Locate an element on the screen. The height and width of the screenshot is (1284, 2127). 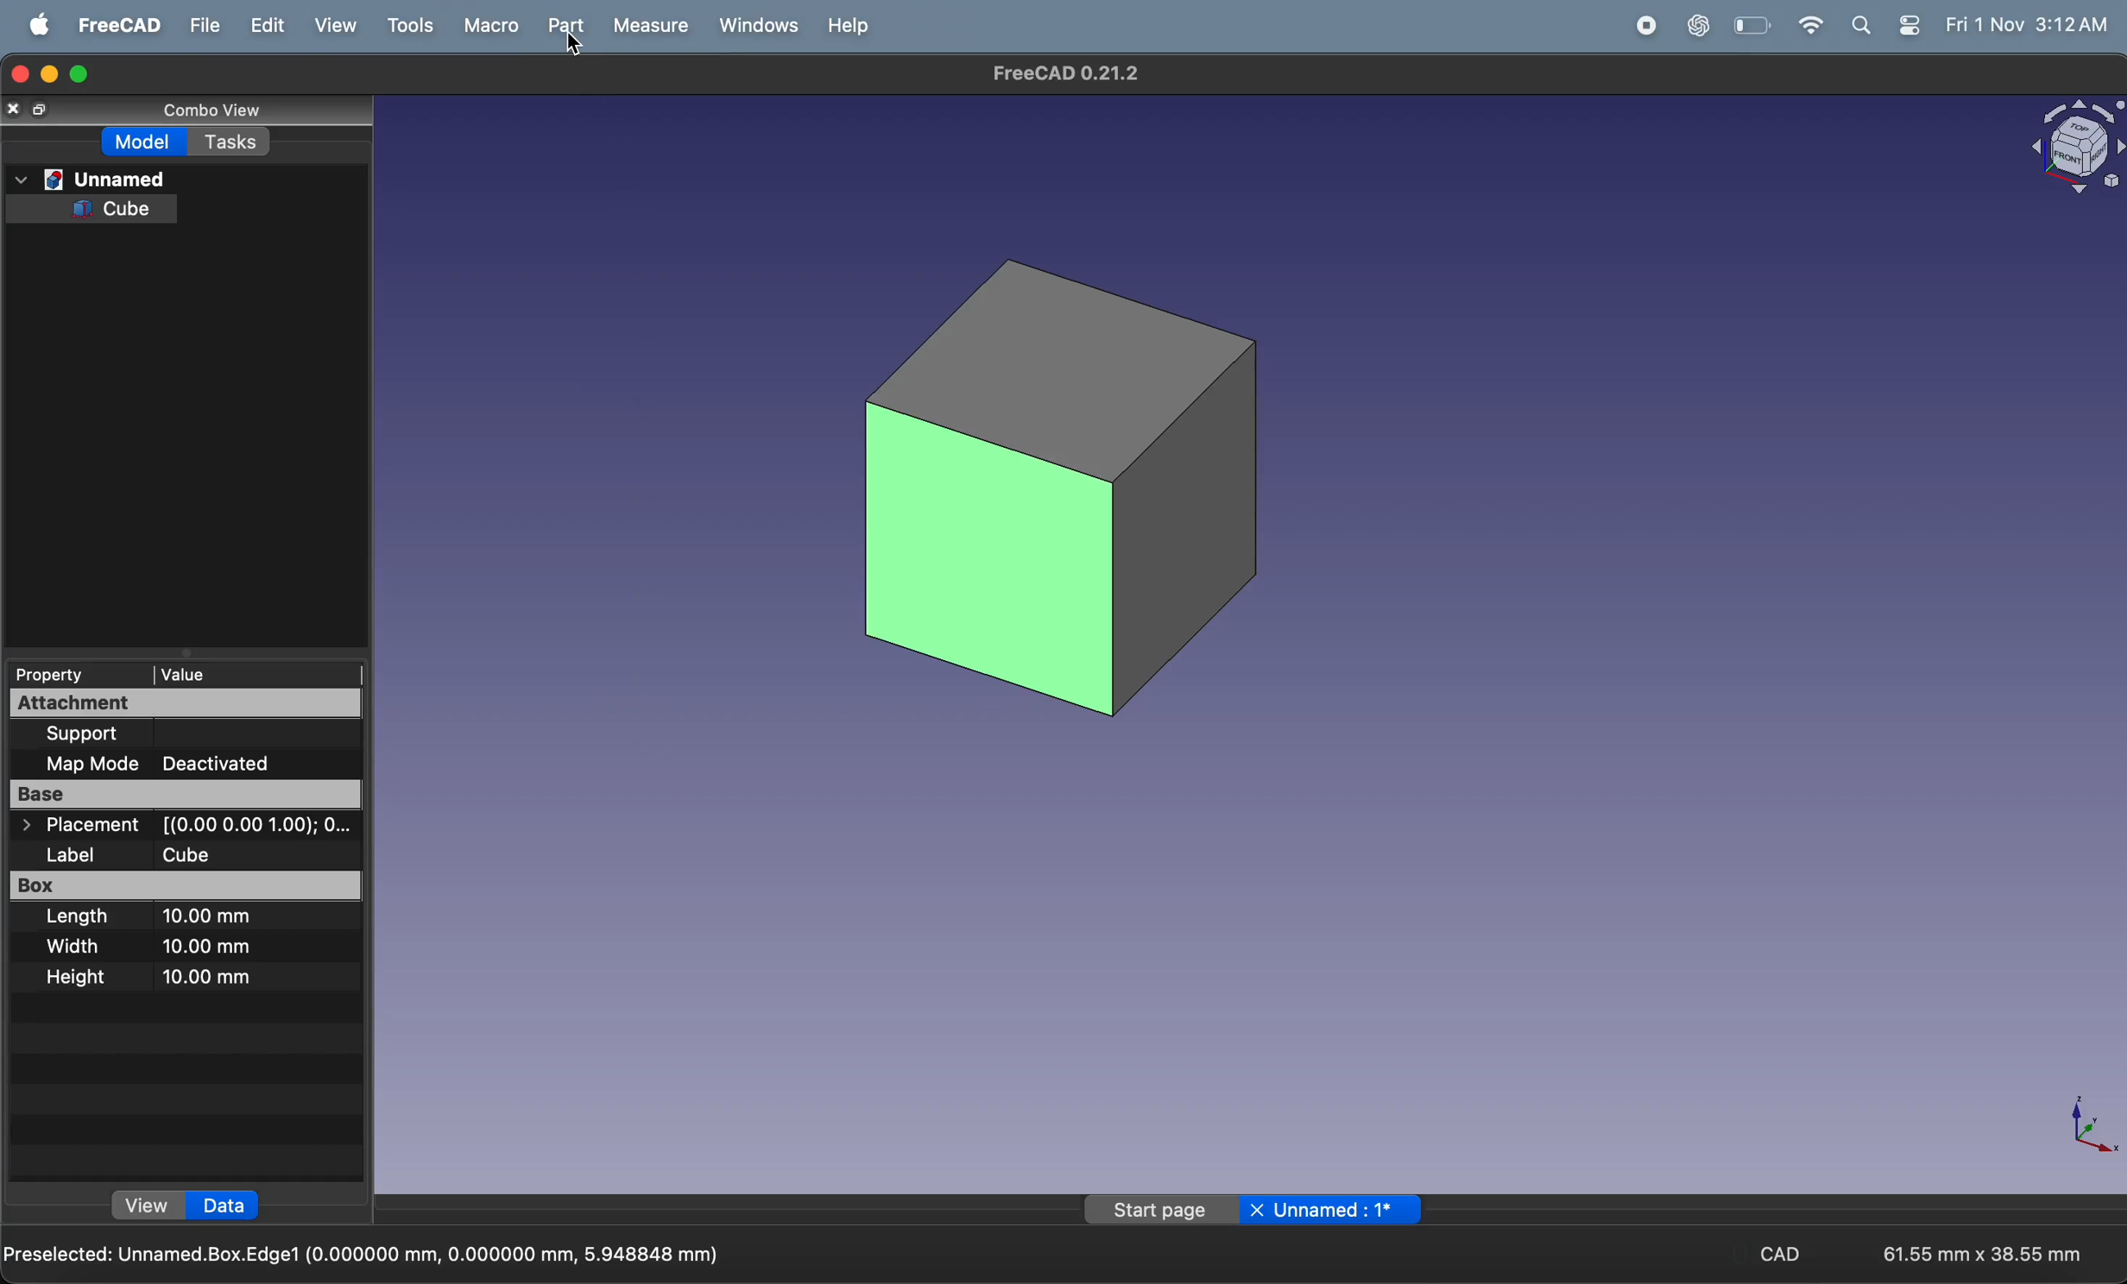
resize is located at coordinates (44, 108).